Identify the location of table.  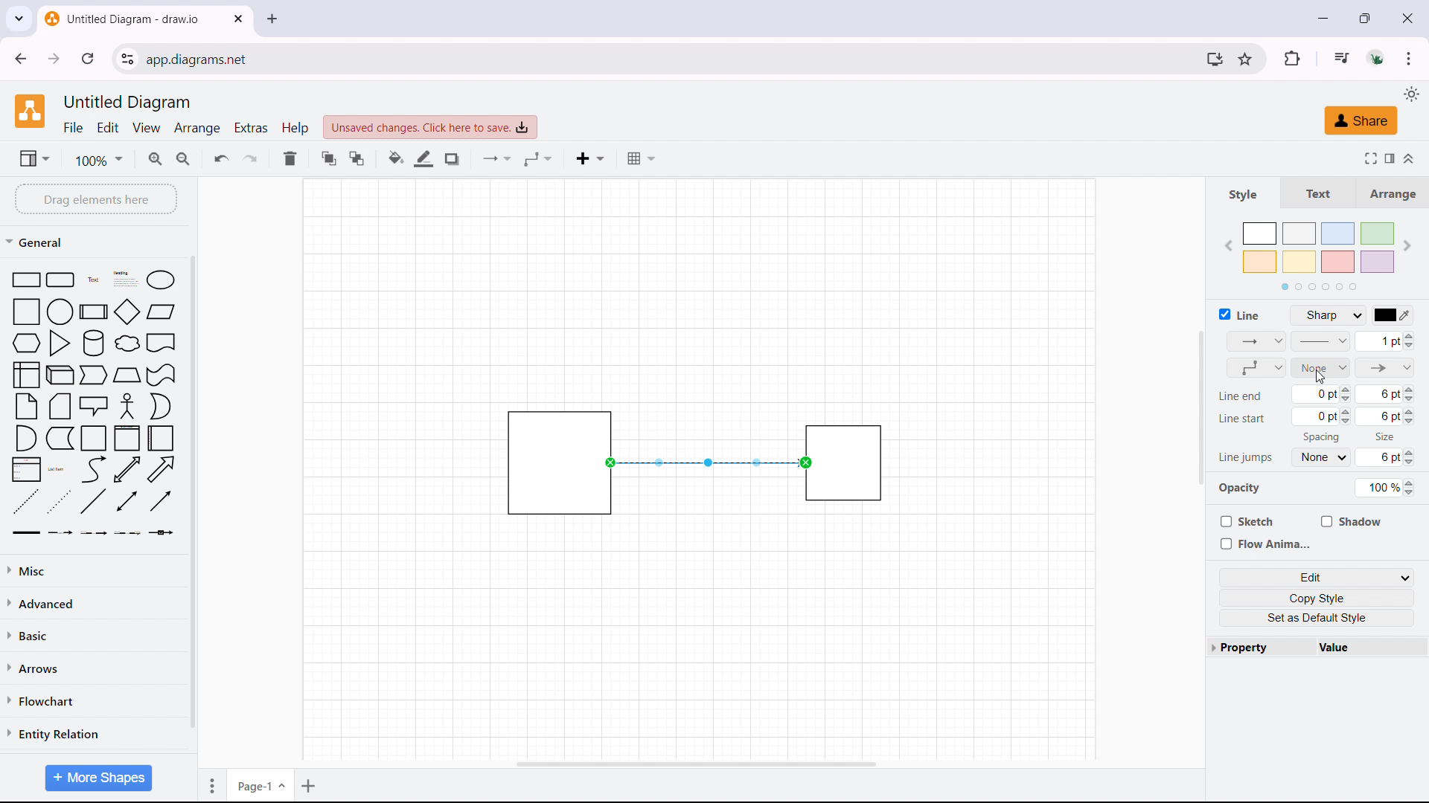
(641, 158).